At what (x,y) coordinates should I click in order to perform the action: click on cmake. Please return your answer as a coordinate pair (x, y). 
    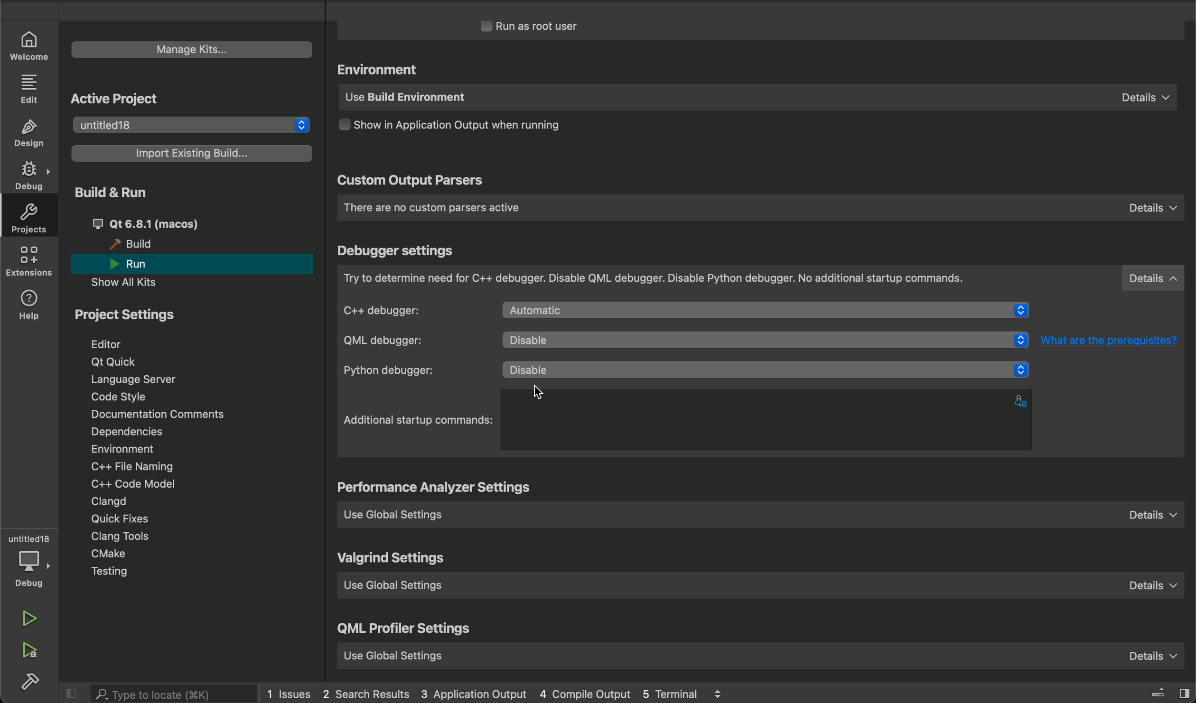
    Looking at the image, I should click on (109, 553).